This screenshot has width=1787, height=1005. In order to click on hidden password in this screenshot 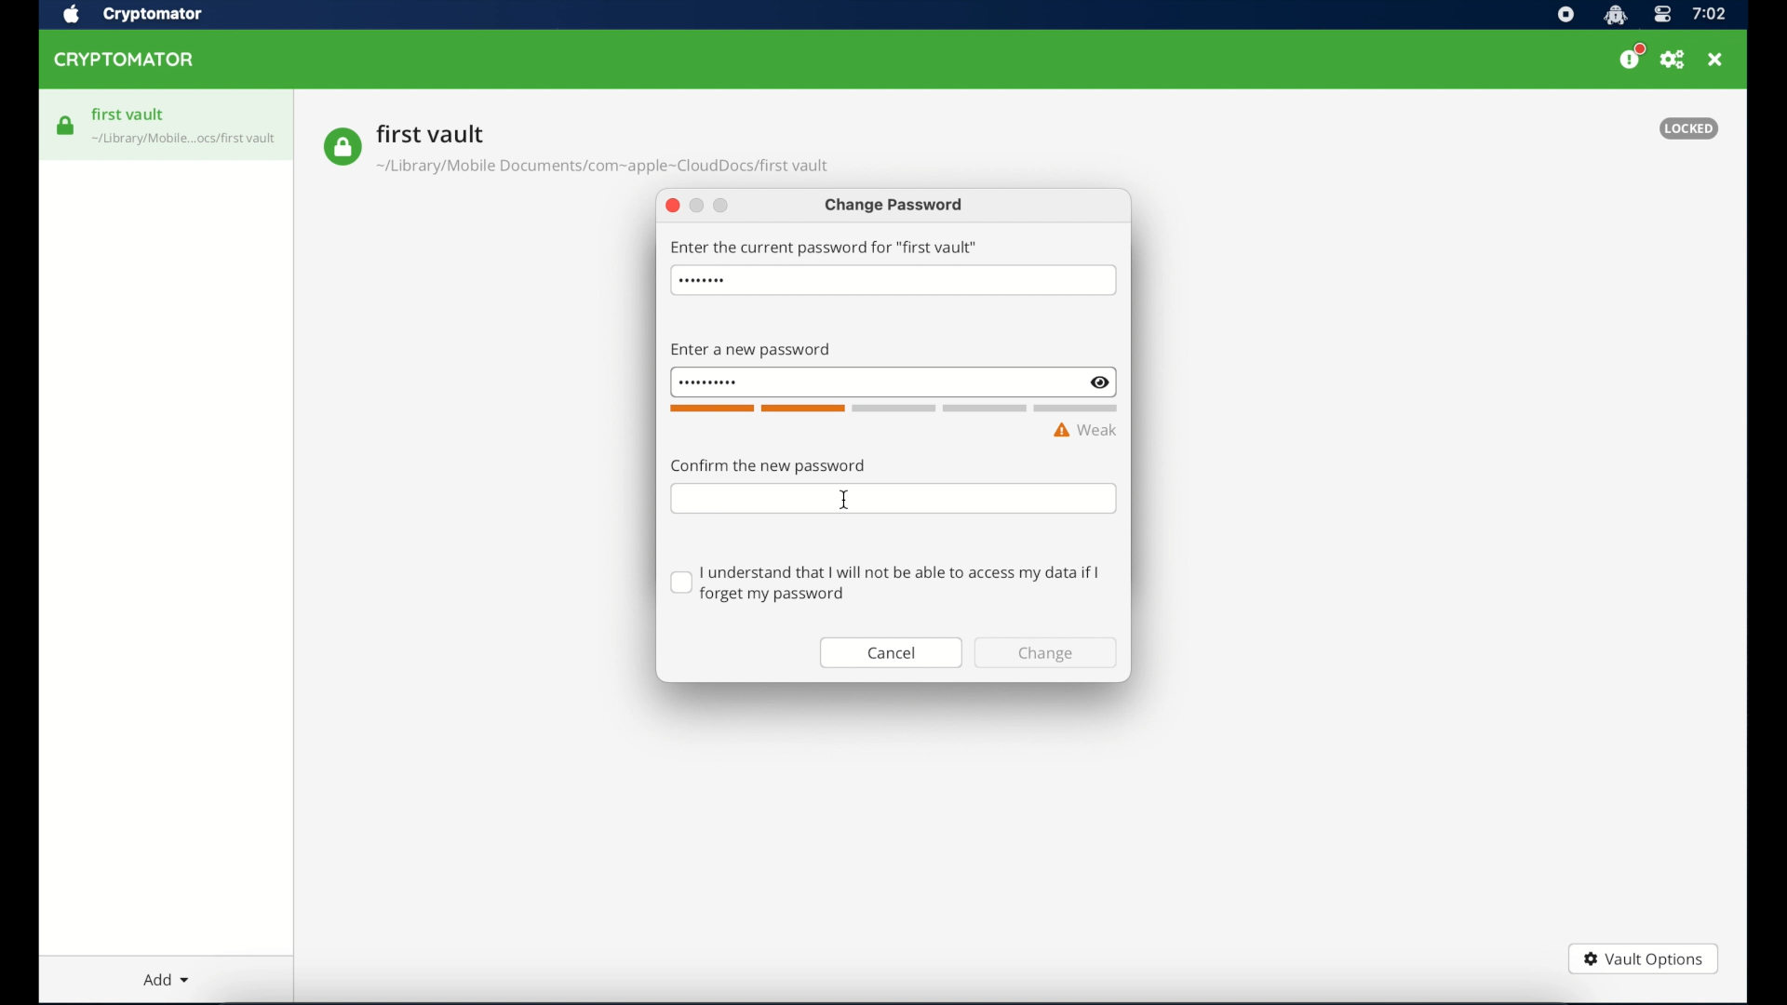, I will do `click(702, 281)`.